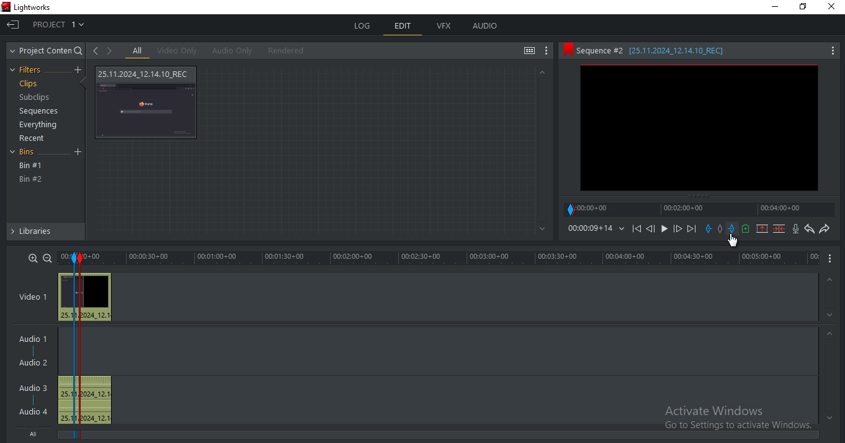  I want to click on Close, so click(833, 9).